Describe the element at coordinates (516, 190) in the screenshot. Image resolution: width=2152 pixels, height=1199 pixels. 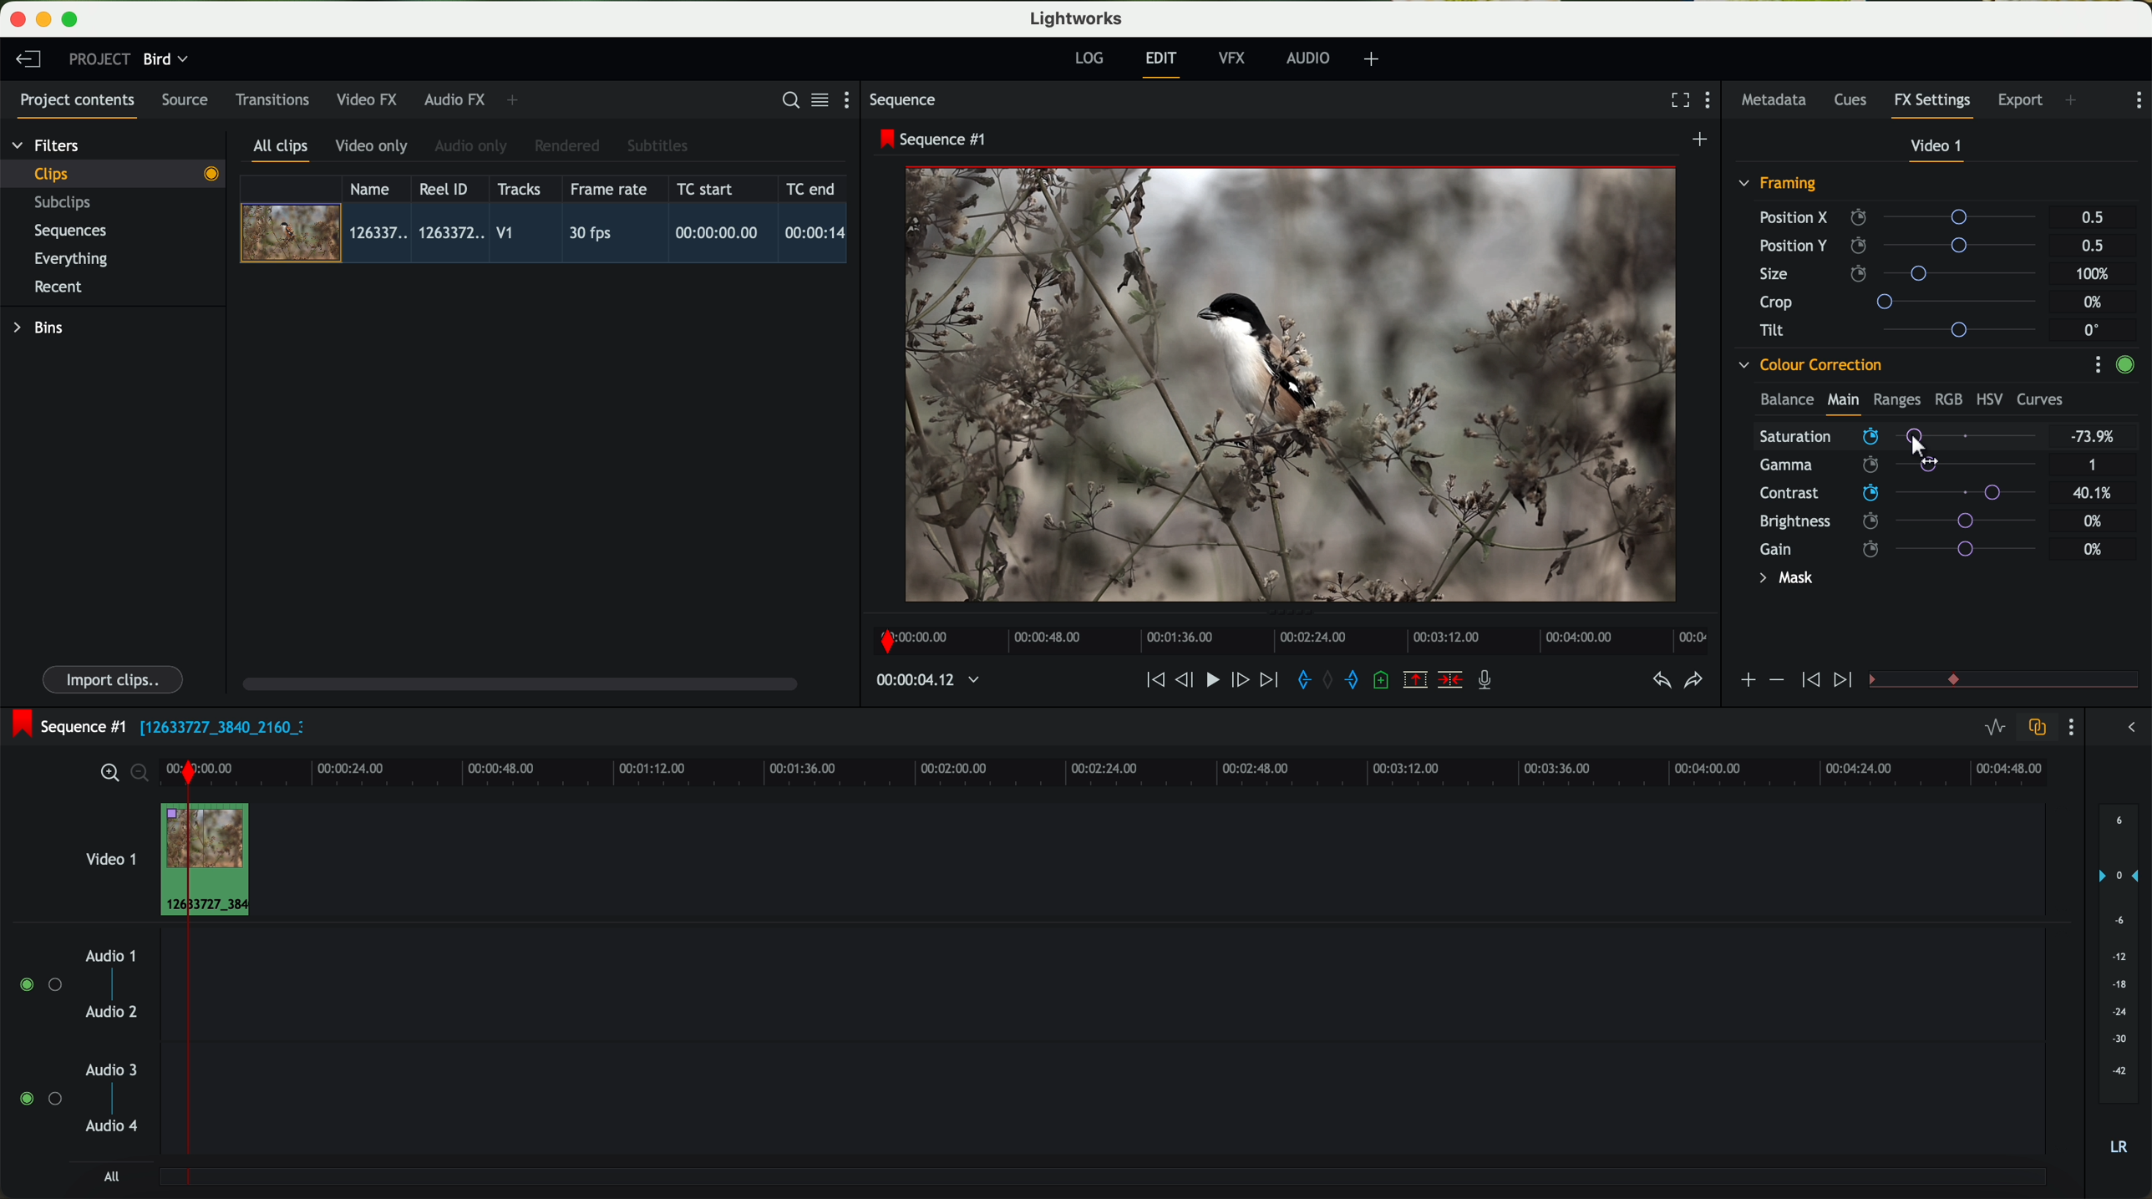
I see `tracks` at that location.